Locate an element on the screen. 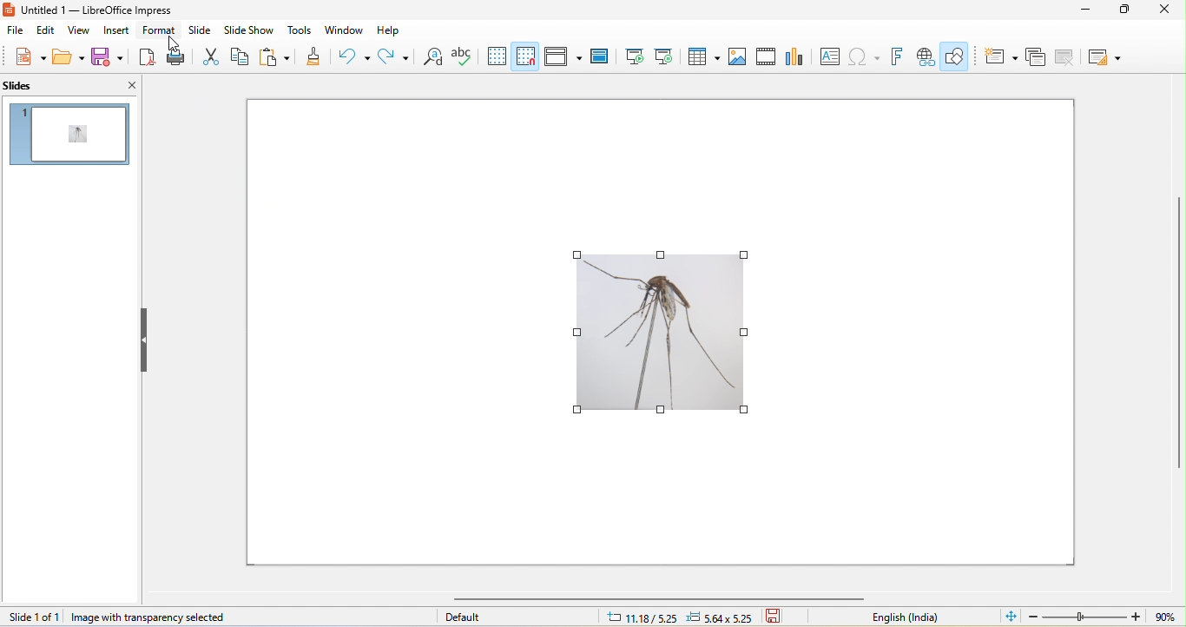 This screenshot has width=1186, height=627. minimize is located at coordinates (1090, 10).